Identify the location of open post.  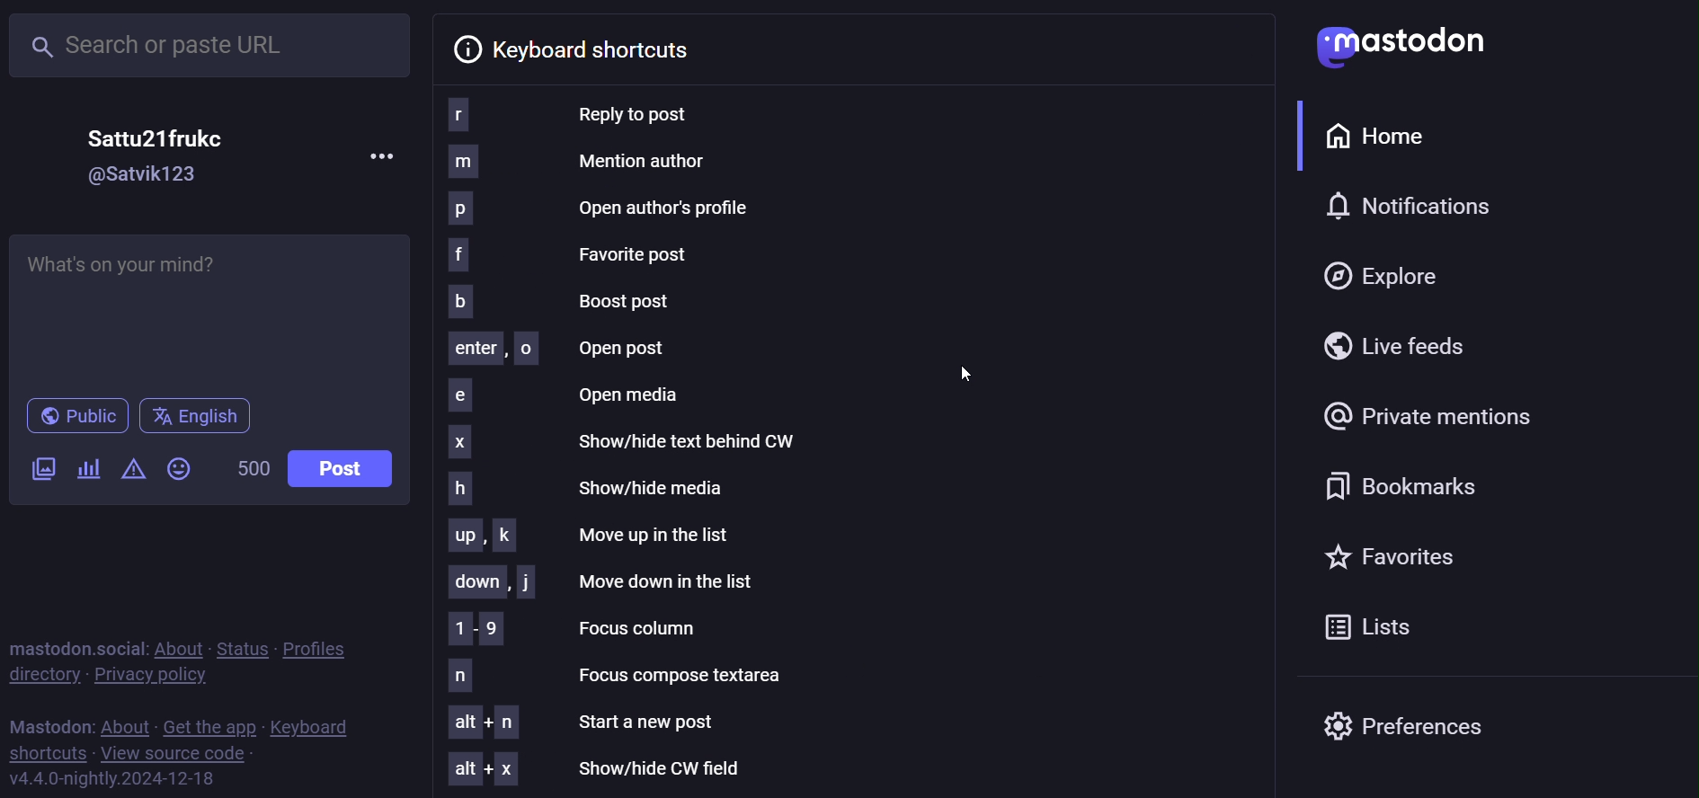
(556, 350).